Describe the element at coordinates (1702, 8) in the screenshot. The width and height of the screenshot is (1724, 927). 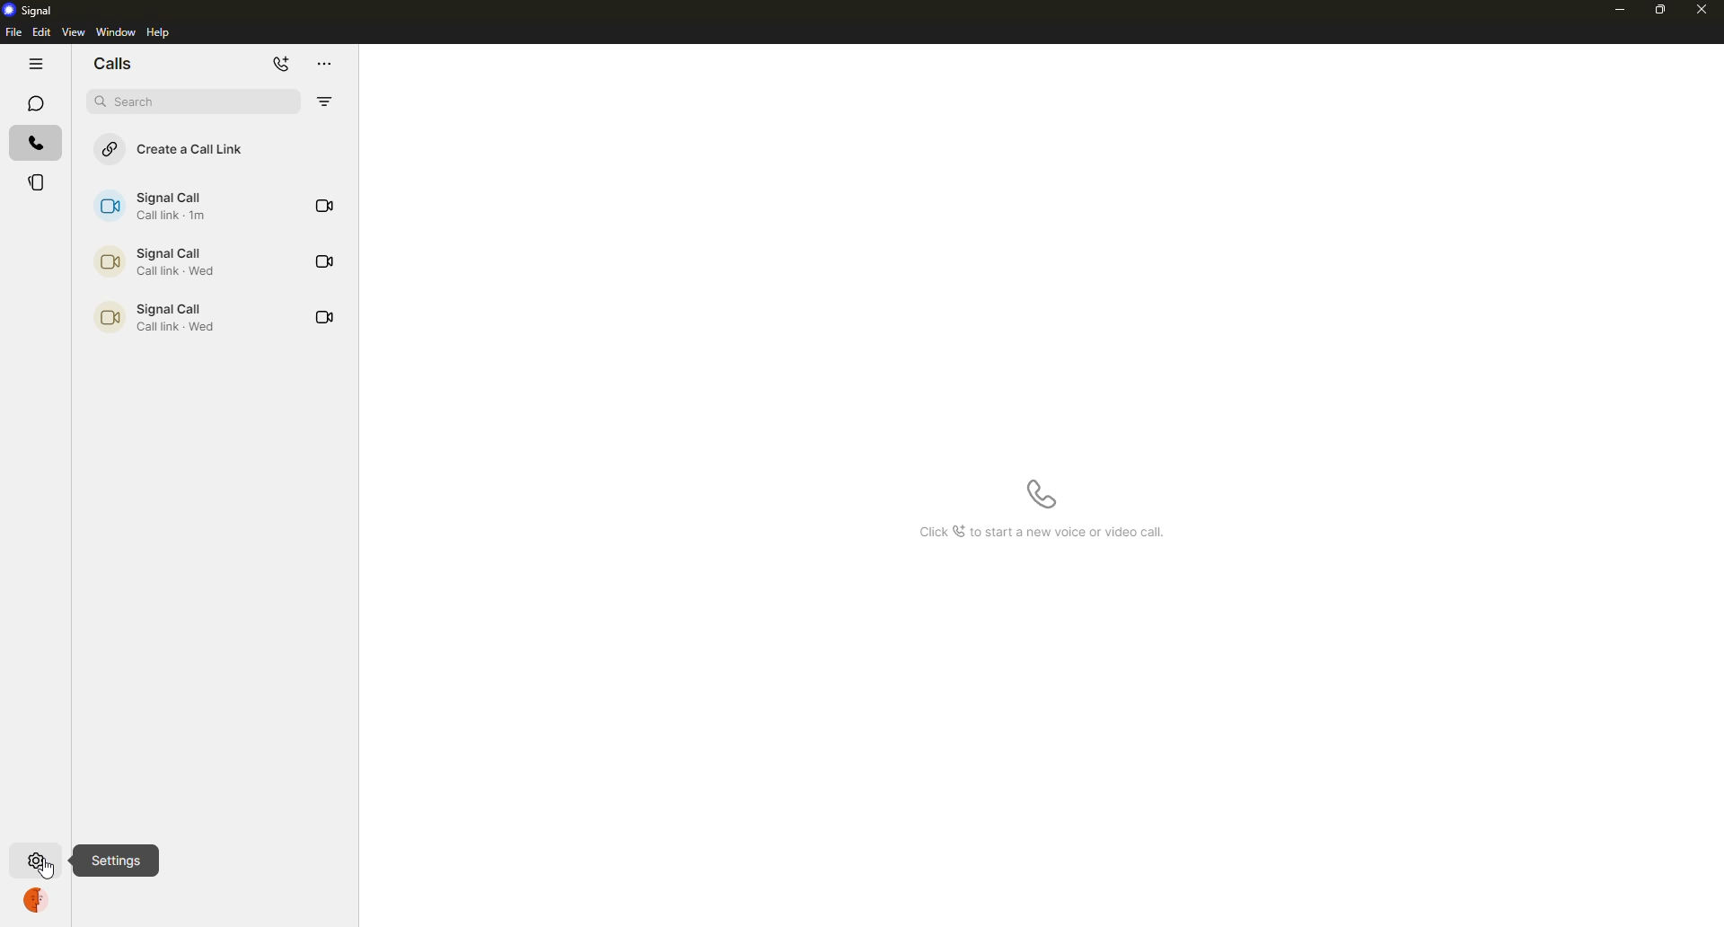
I see `close` at that location.